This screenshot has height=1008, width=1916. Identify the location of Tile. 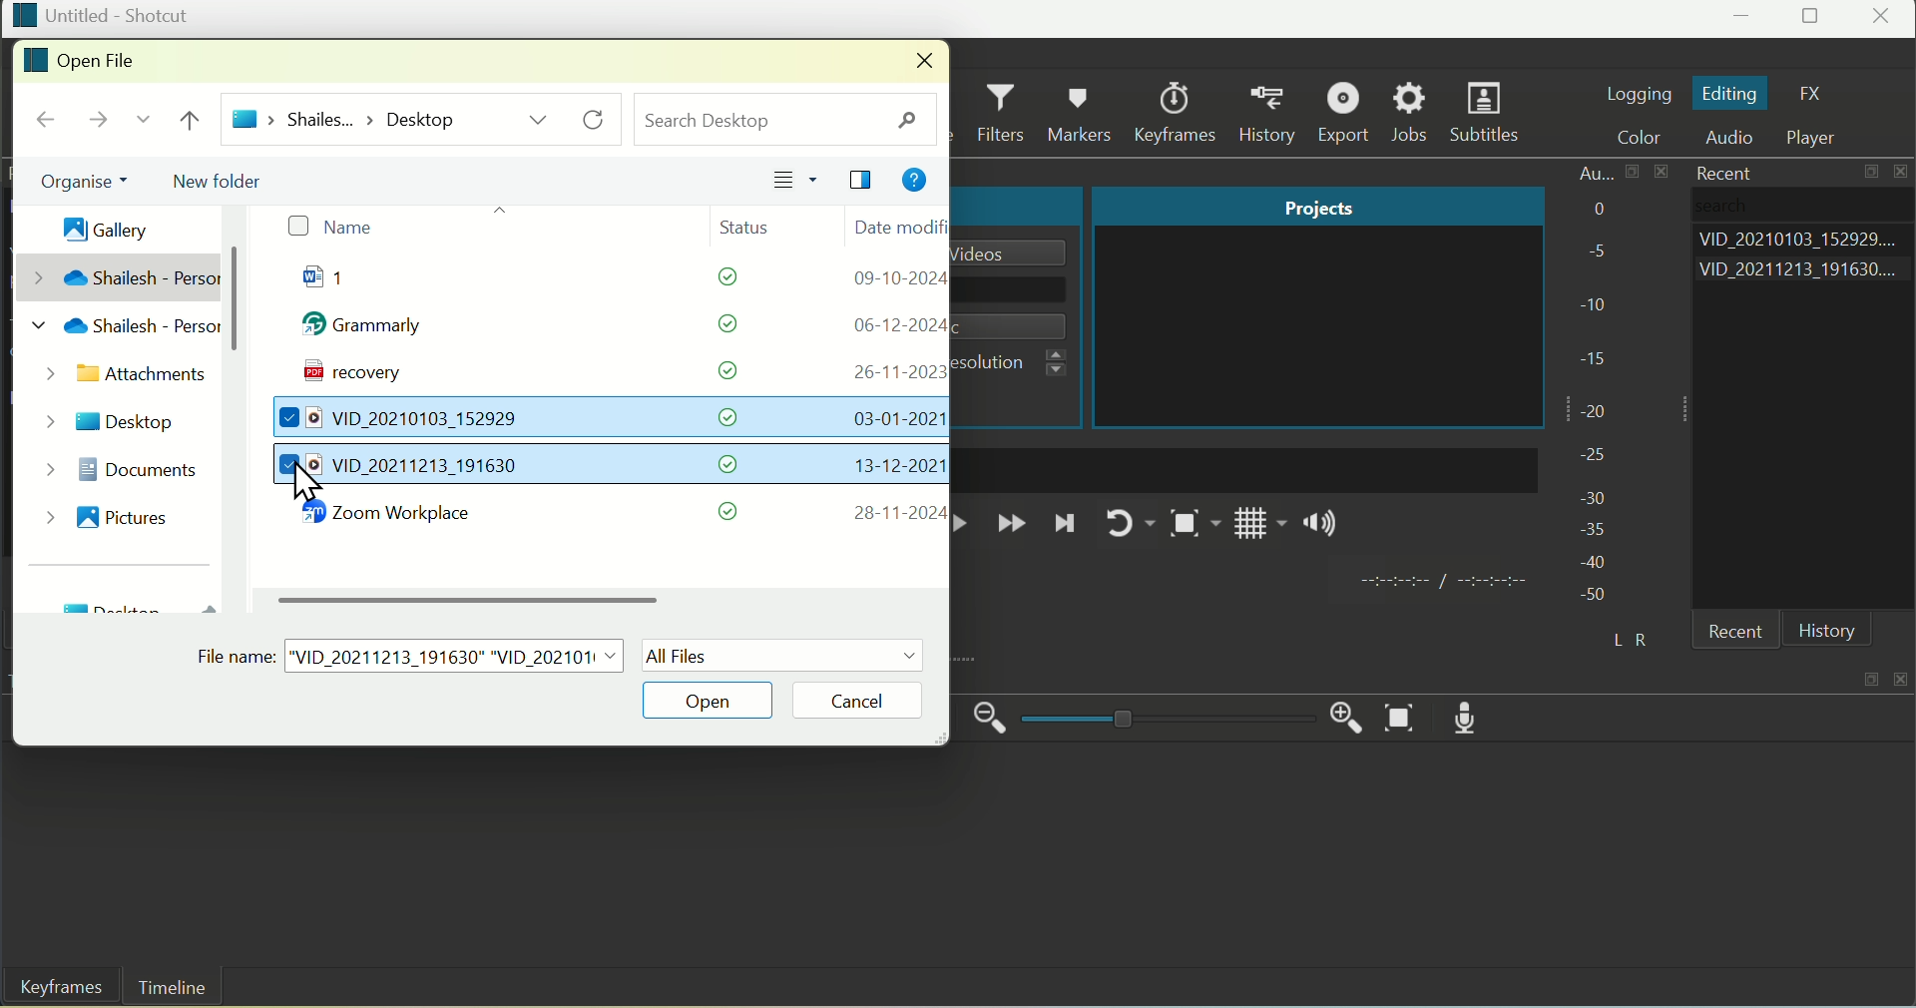
(864, 182).